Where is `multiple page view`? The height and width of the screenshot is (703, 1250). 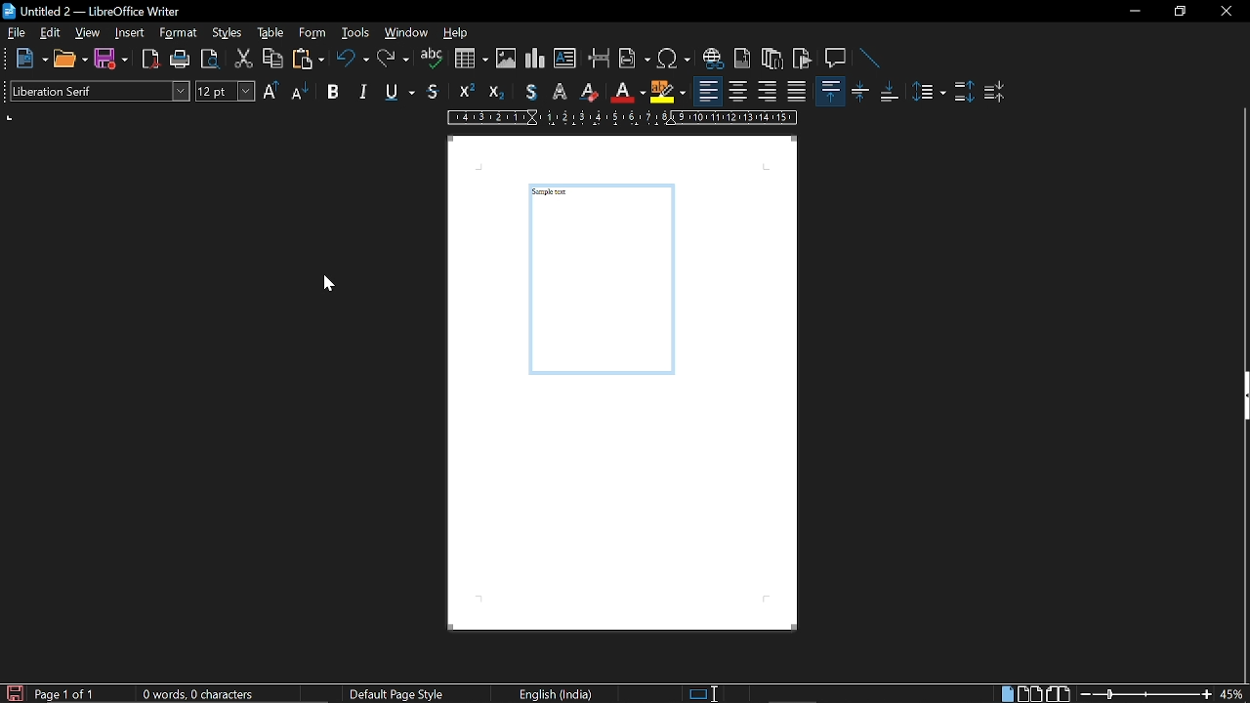 multiple page view is located at coordinates (1029, 694).